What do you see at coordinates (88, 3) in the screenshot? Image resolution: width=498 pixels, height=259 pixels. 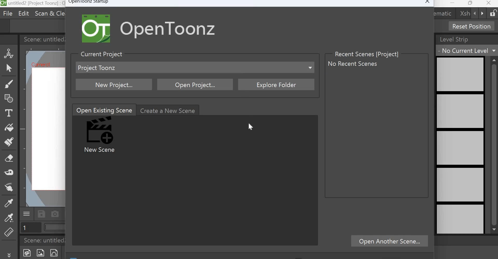 I see `Opentoonz Startup` at bounding box center [88, 3].